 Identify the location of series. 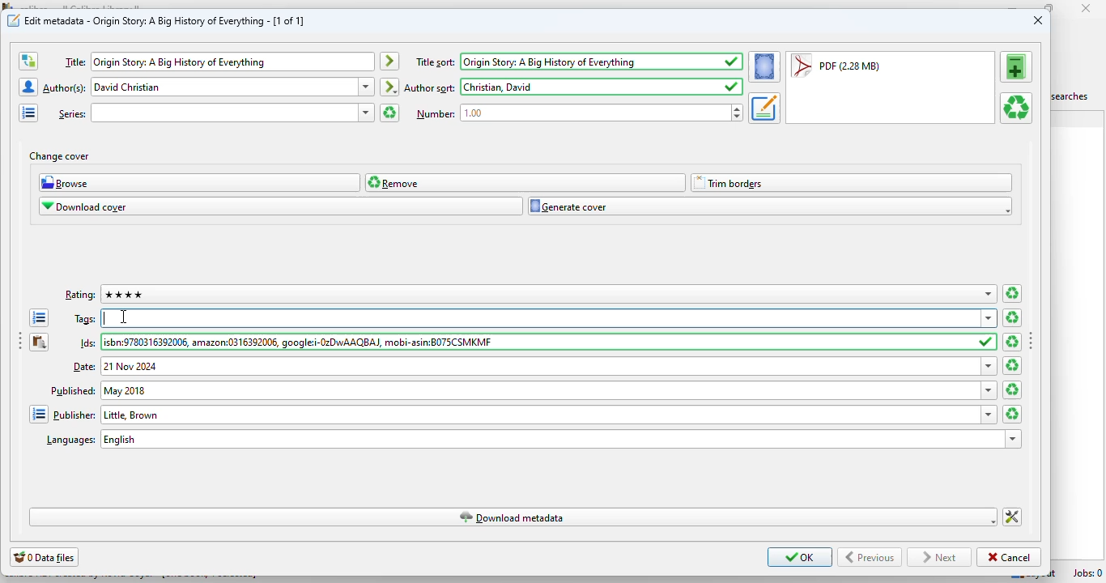
(224, 113).